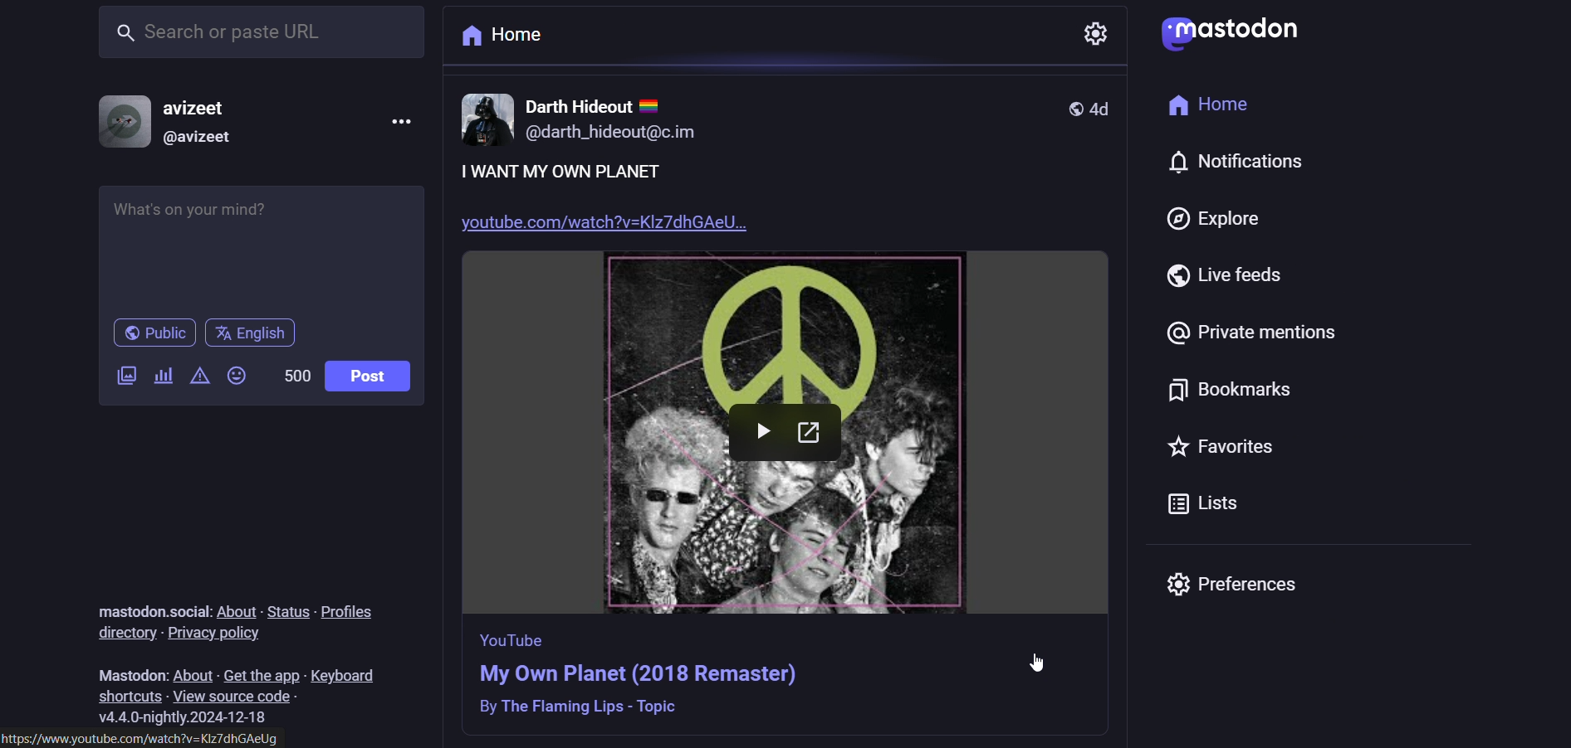 The height and width of the screenshot is (748, 1571). What do you see at coordinates (228, 634) in the screenshot?
I see `privacy pilicy` at bounding box center [228, 634].